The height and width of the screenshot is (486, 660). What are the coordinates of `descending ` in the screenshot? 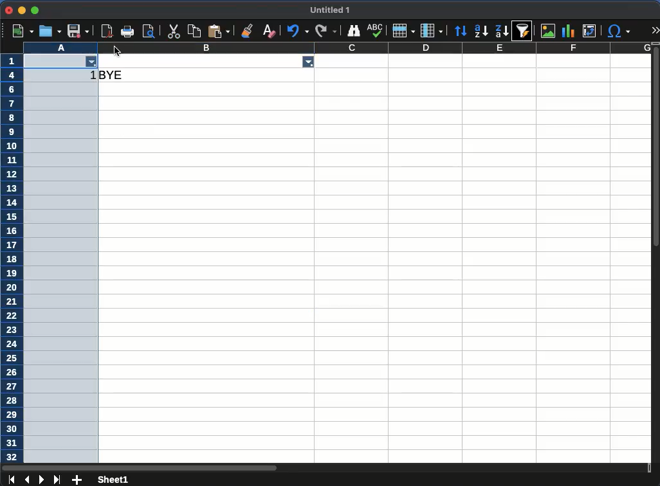 It's located at (503, 32).